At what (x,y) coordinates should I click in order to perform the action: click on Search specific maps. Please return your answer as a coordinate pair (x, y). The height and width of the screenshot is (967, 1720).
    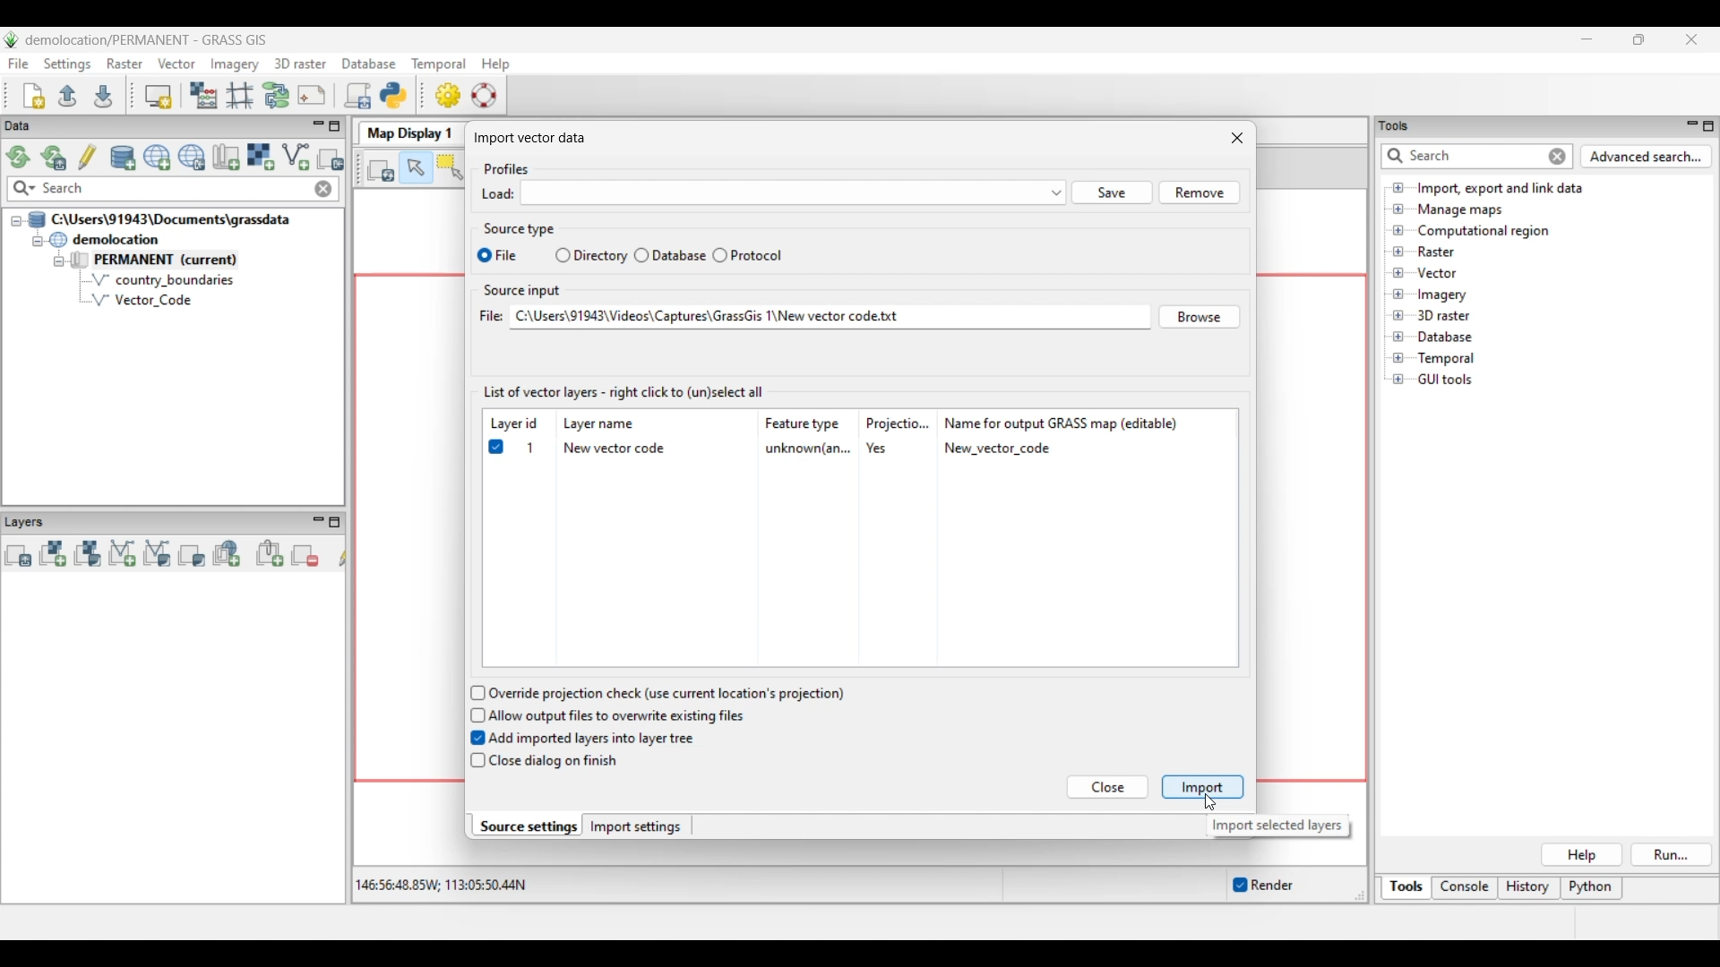
    Looking at the image, I should click on (22, 189).